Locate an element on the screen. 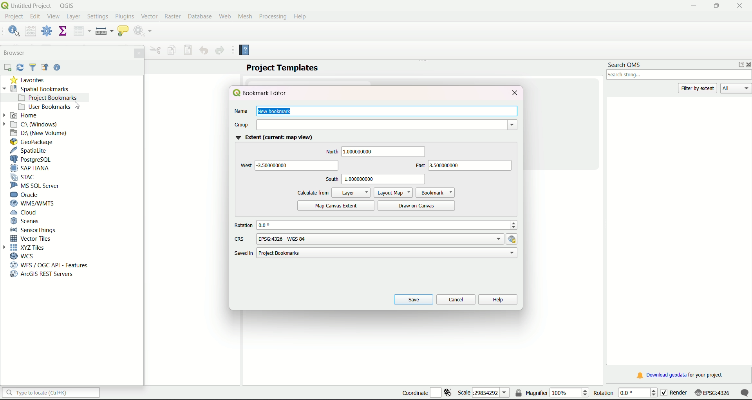 This screenshot has height=400, width=752. Vector is located at coordinates (150, 15).